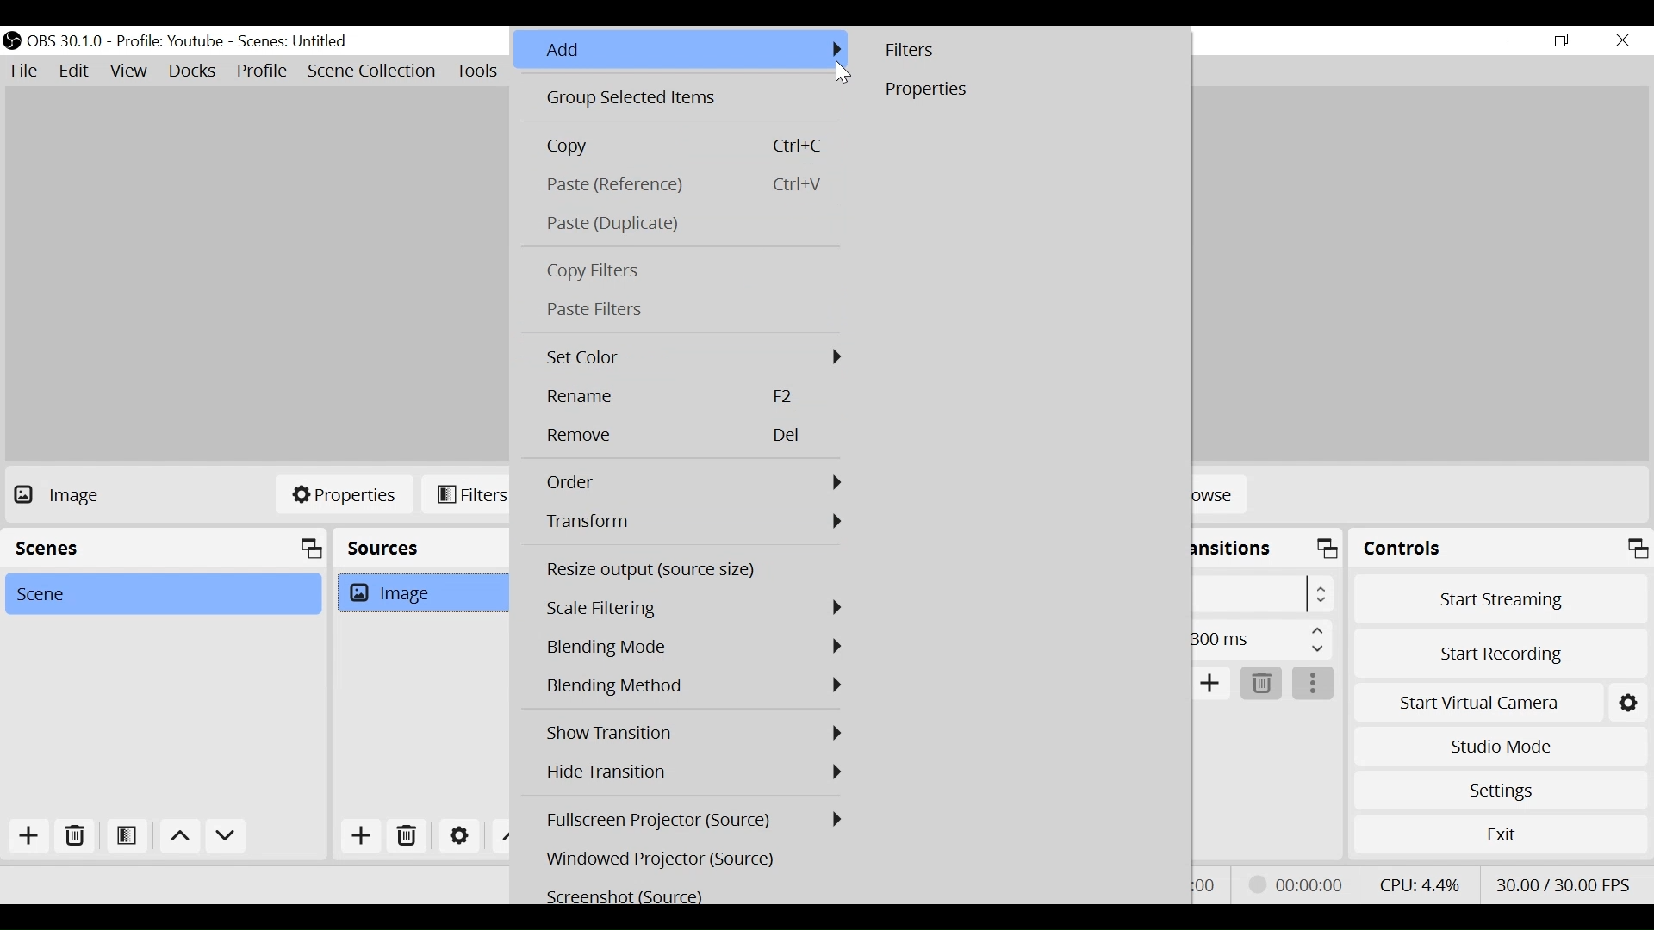 The width and height of the screenshot is (1654, 930). Describe the element at coordinates (296, 42) in the screenshot. I see `Scene Name` at that location.